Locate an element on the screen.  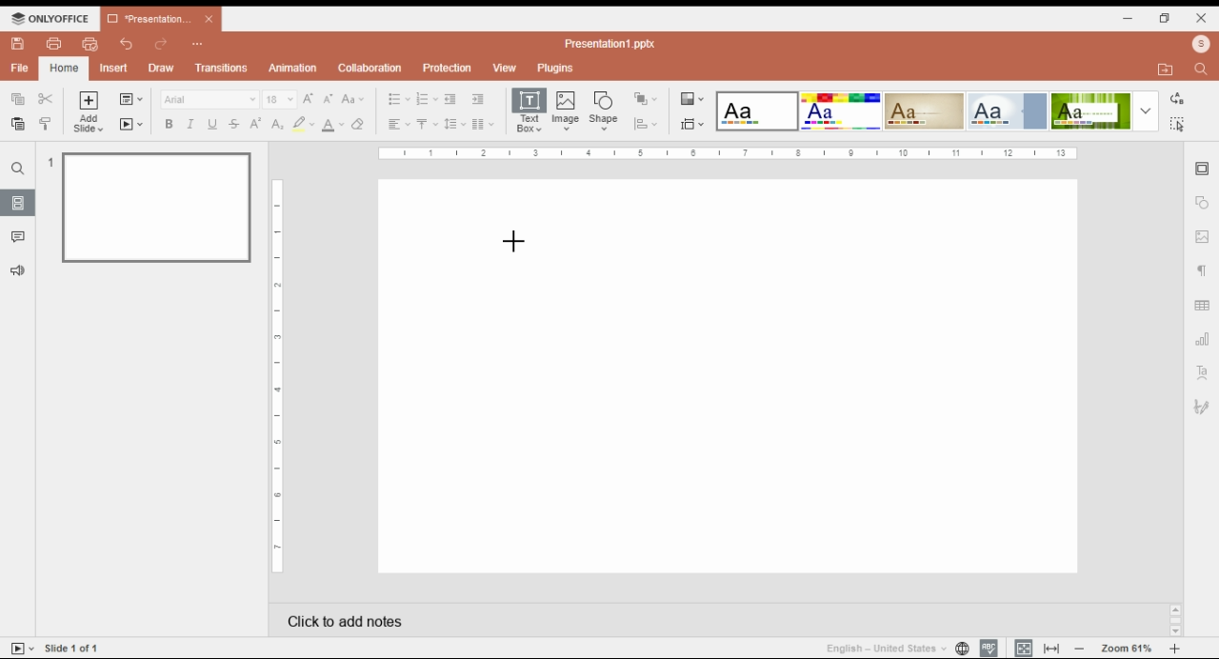
shape settings is located at coordinates (1202, 203).